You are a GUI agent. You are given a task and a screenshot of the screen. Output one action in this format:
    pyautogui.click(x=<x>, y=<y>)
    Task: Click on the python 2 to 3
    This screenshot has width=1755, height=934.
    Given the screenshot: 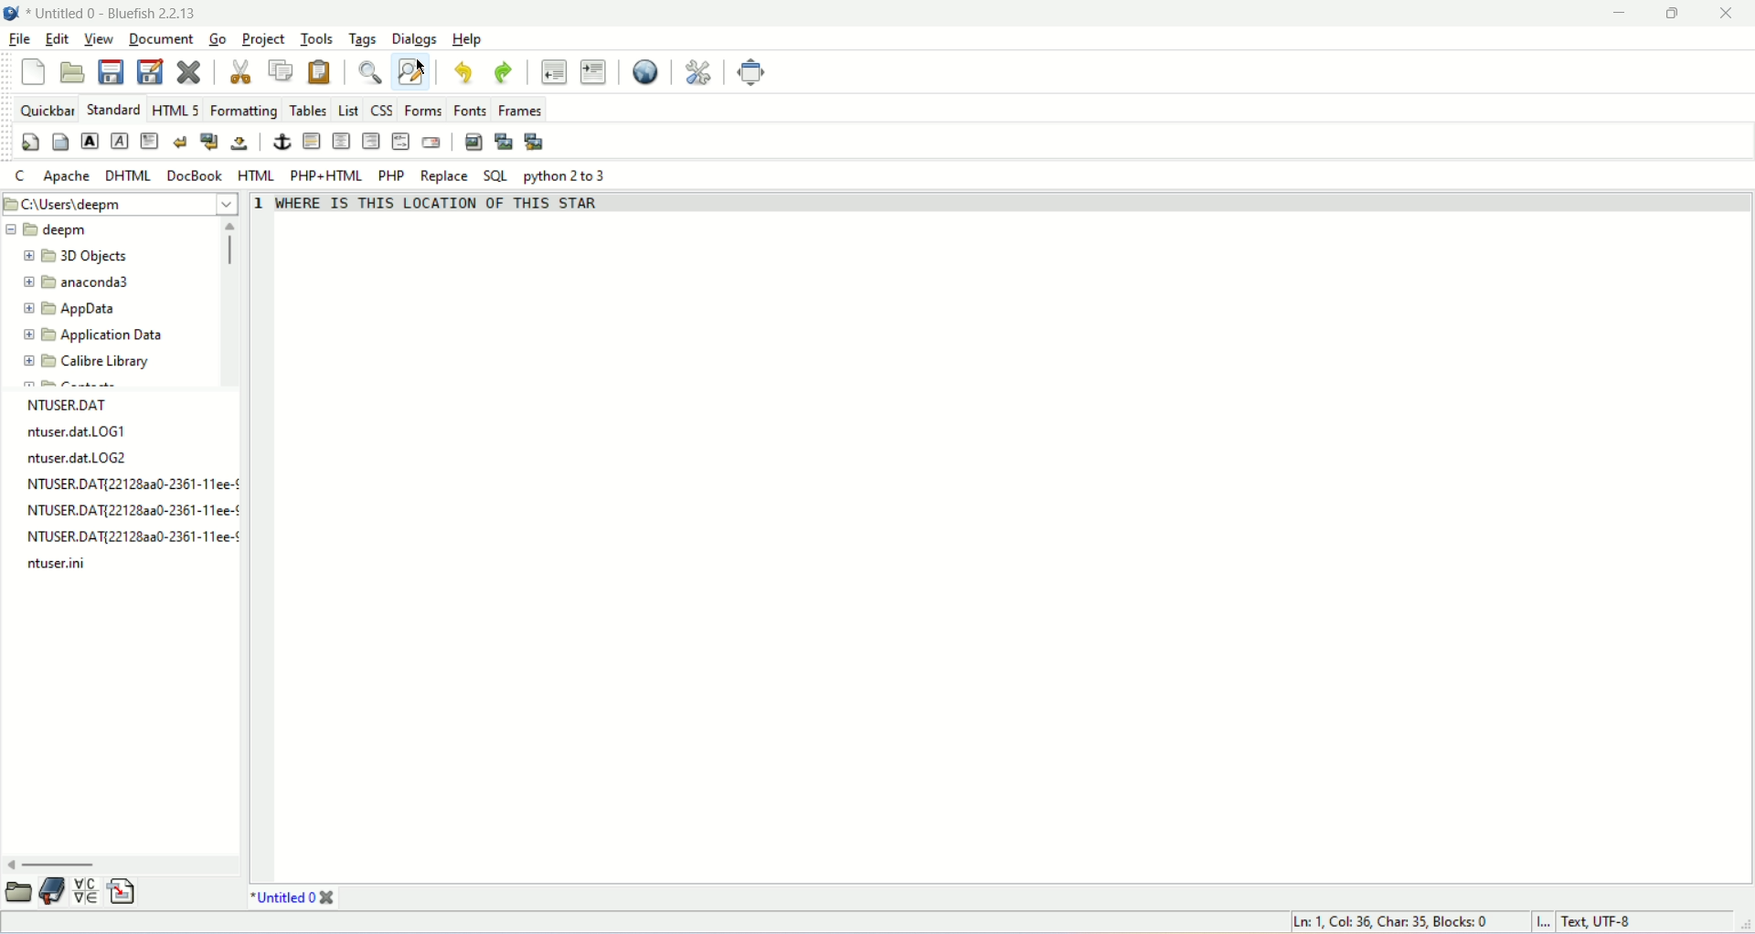 What is the action you would take?
    pyautogui.click(x=569, y=176)
    